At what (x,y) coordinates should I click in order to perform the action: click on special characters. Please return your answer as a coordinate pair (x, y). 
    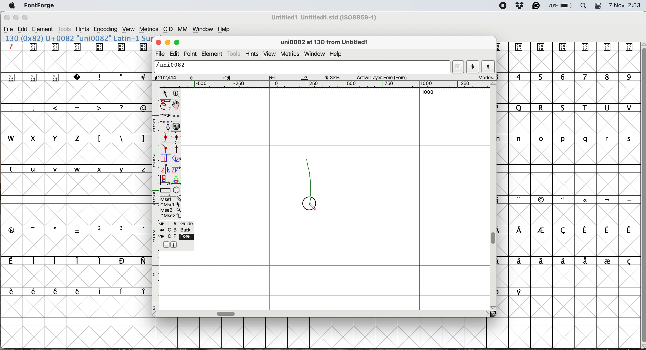
    Looking at the image, I should click on (568, 261).